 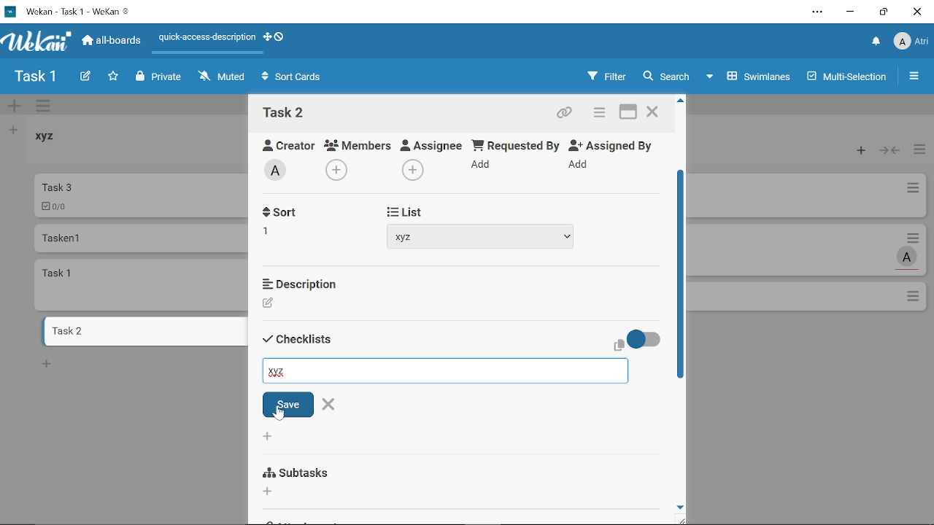 What do you see at coordinates (339, 168) in the screenshot?
I see `Add` at bounding box center [339, 168].